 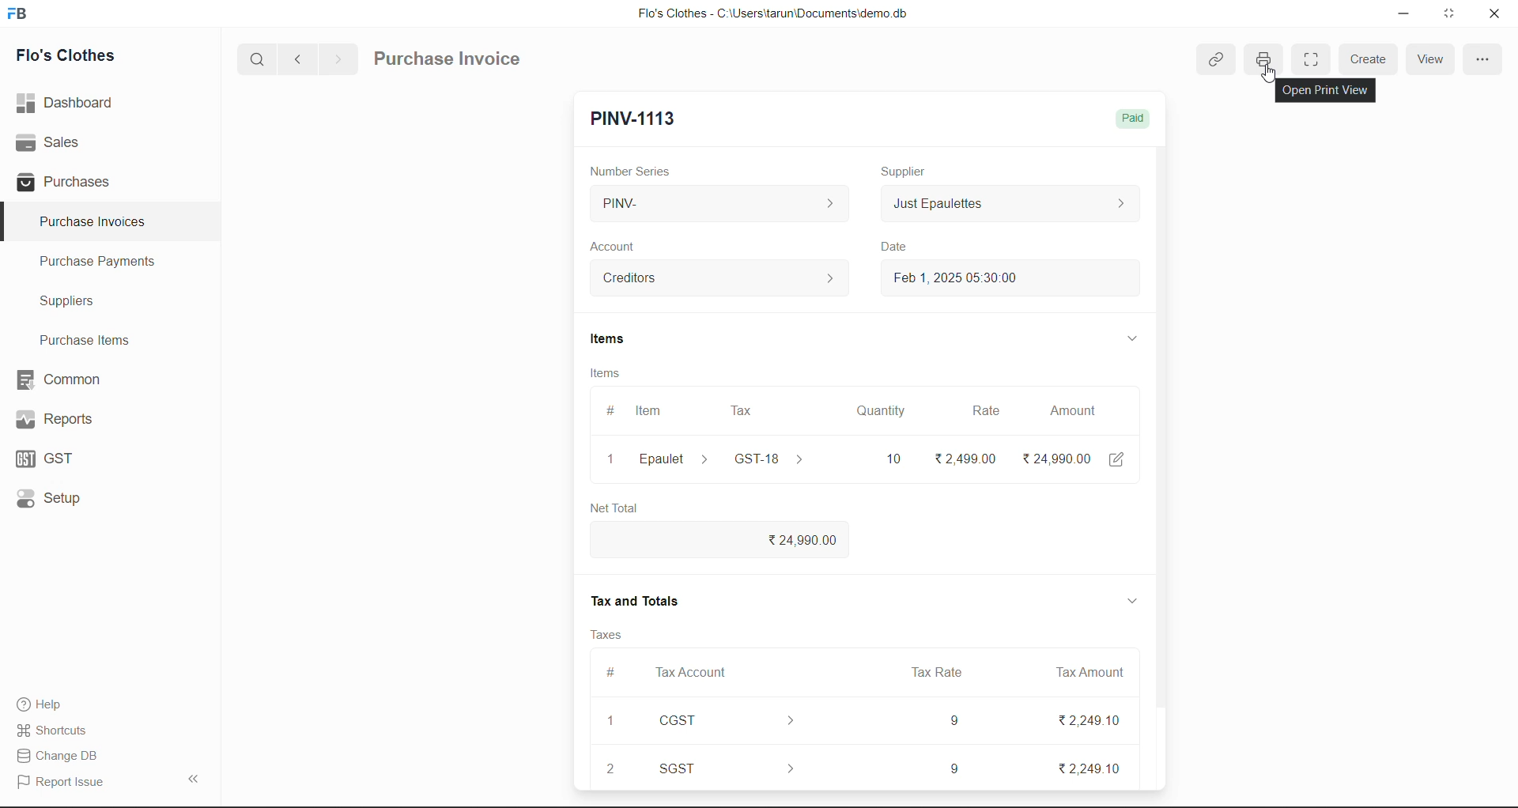 What do you see at coordinates (449, 59) in the screenshot?
I see `Purchase Invoice` at bounding box center [449, 59].